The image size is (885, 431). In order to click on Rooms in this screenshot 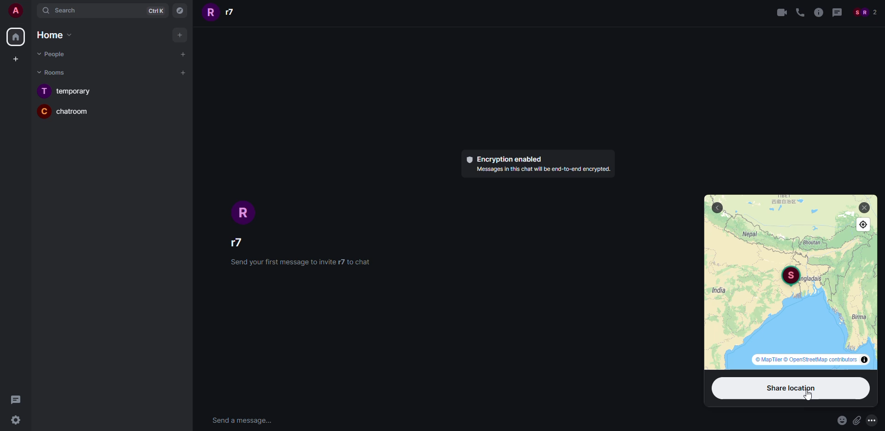, I will do `click(53, 73)`.